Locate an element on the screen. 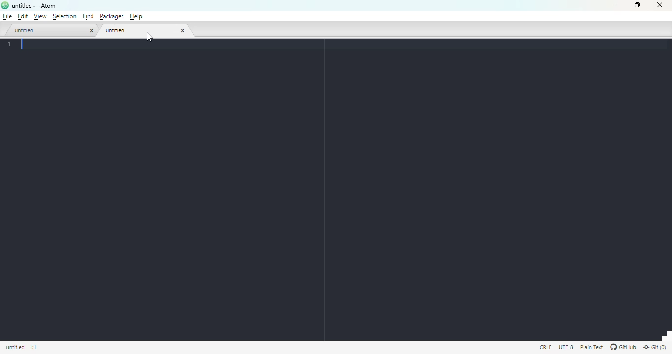 This screenshot has width=672, height=354. git(0) is located at coordinates (655, 347).